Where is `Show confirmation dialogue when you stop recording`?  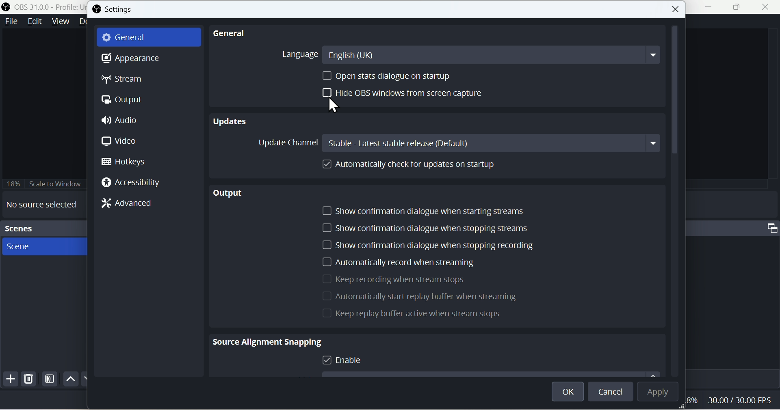
Show confirmation dialogue when you stop recording is located at coordinates (425, 245).